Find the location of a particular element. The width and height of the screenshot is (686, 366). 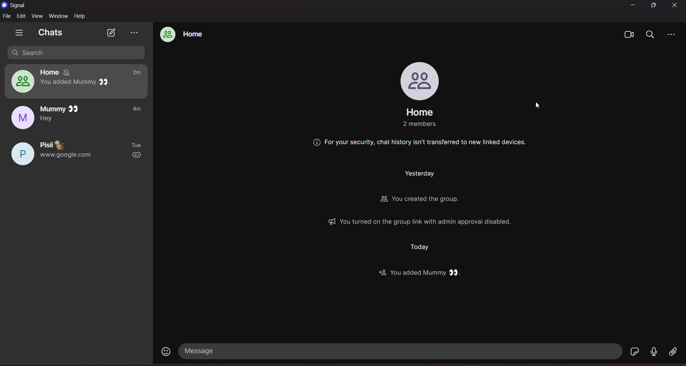

cursor is located at coordinates (538, 105).